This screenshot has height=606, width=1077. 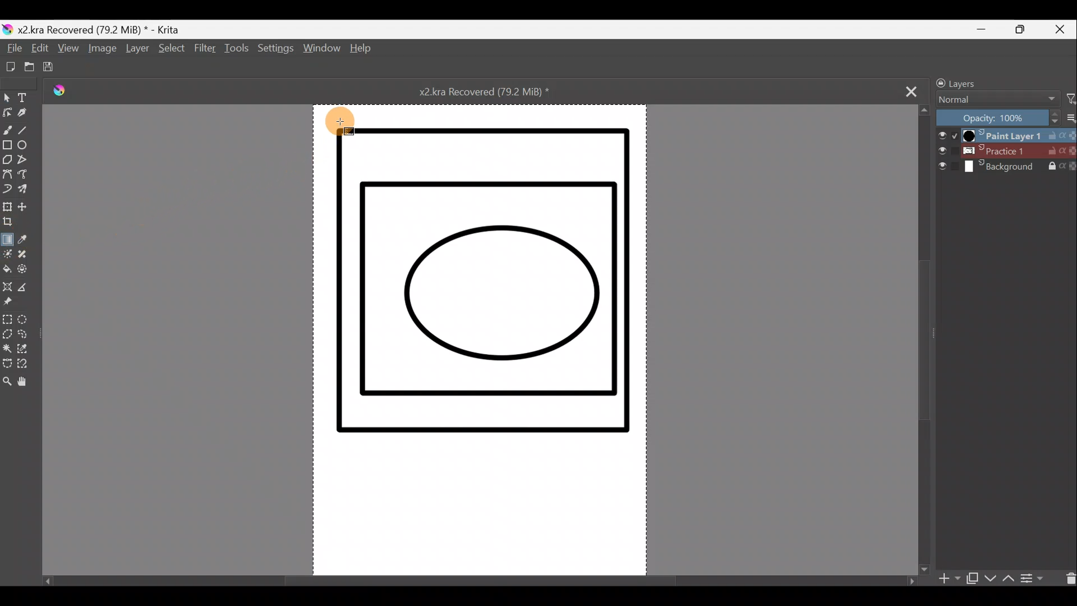 What do you see at coordinates (1025, 30) in the screenshot?
I see `Maximise` at bounding box center [1025, 30].